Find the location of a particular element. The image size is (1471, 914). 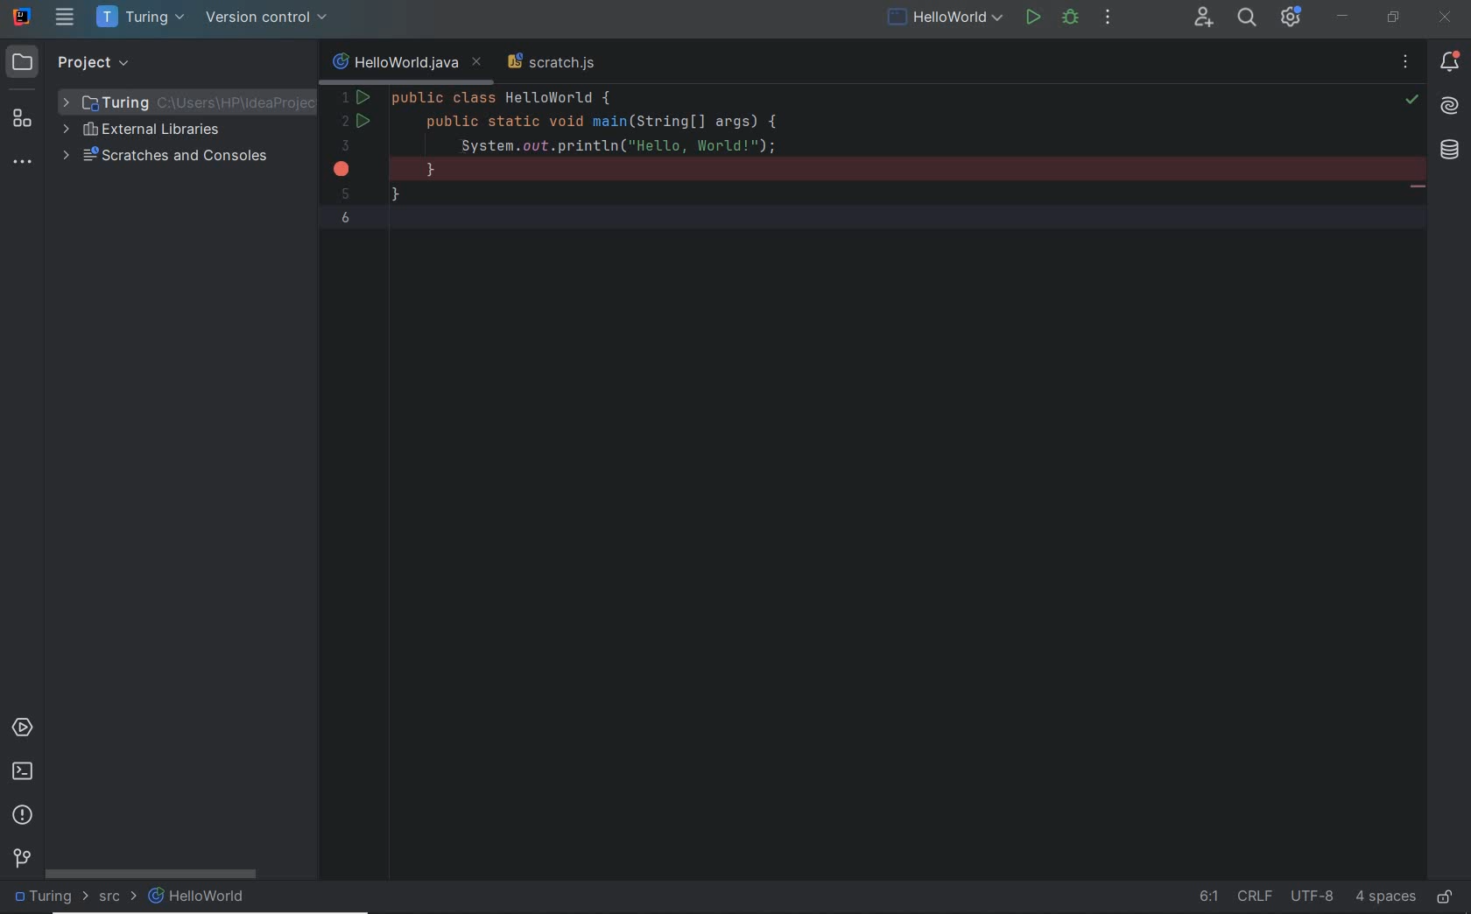

scratch file is located at coordinates (552, 63).